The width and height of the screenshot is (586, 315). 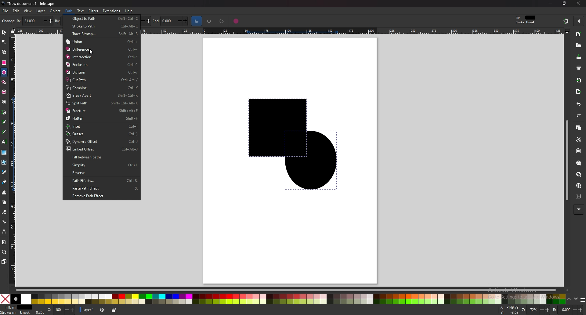 What do you see at coordinates (102, 96) in the screenshot?
I see `Break Apart` at bounding box center [102, 96].